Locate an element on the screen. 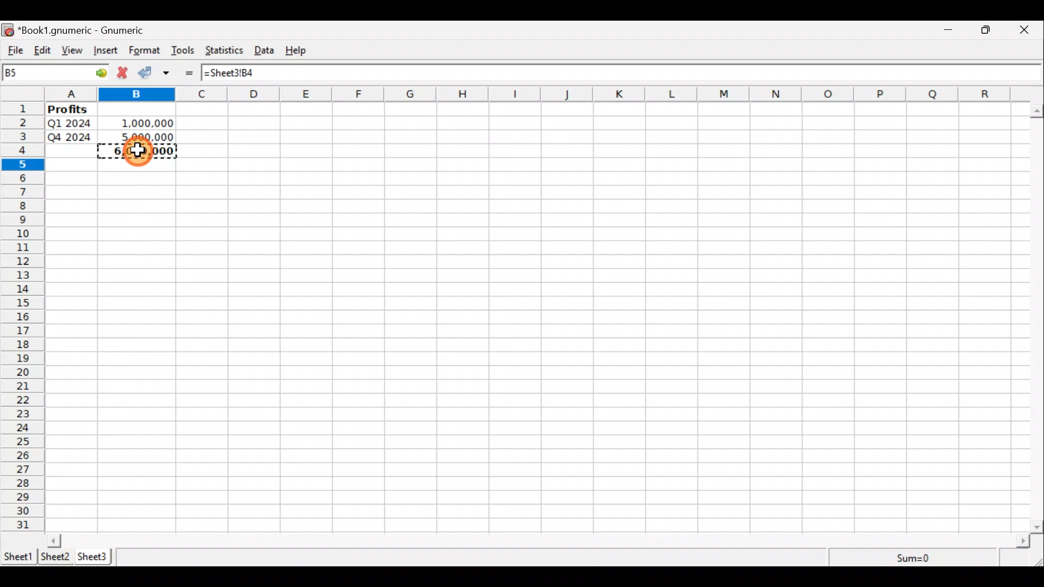  Profits is located at coordinates (71, 110).